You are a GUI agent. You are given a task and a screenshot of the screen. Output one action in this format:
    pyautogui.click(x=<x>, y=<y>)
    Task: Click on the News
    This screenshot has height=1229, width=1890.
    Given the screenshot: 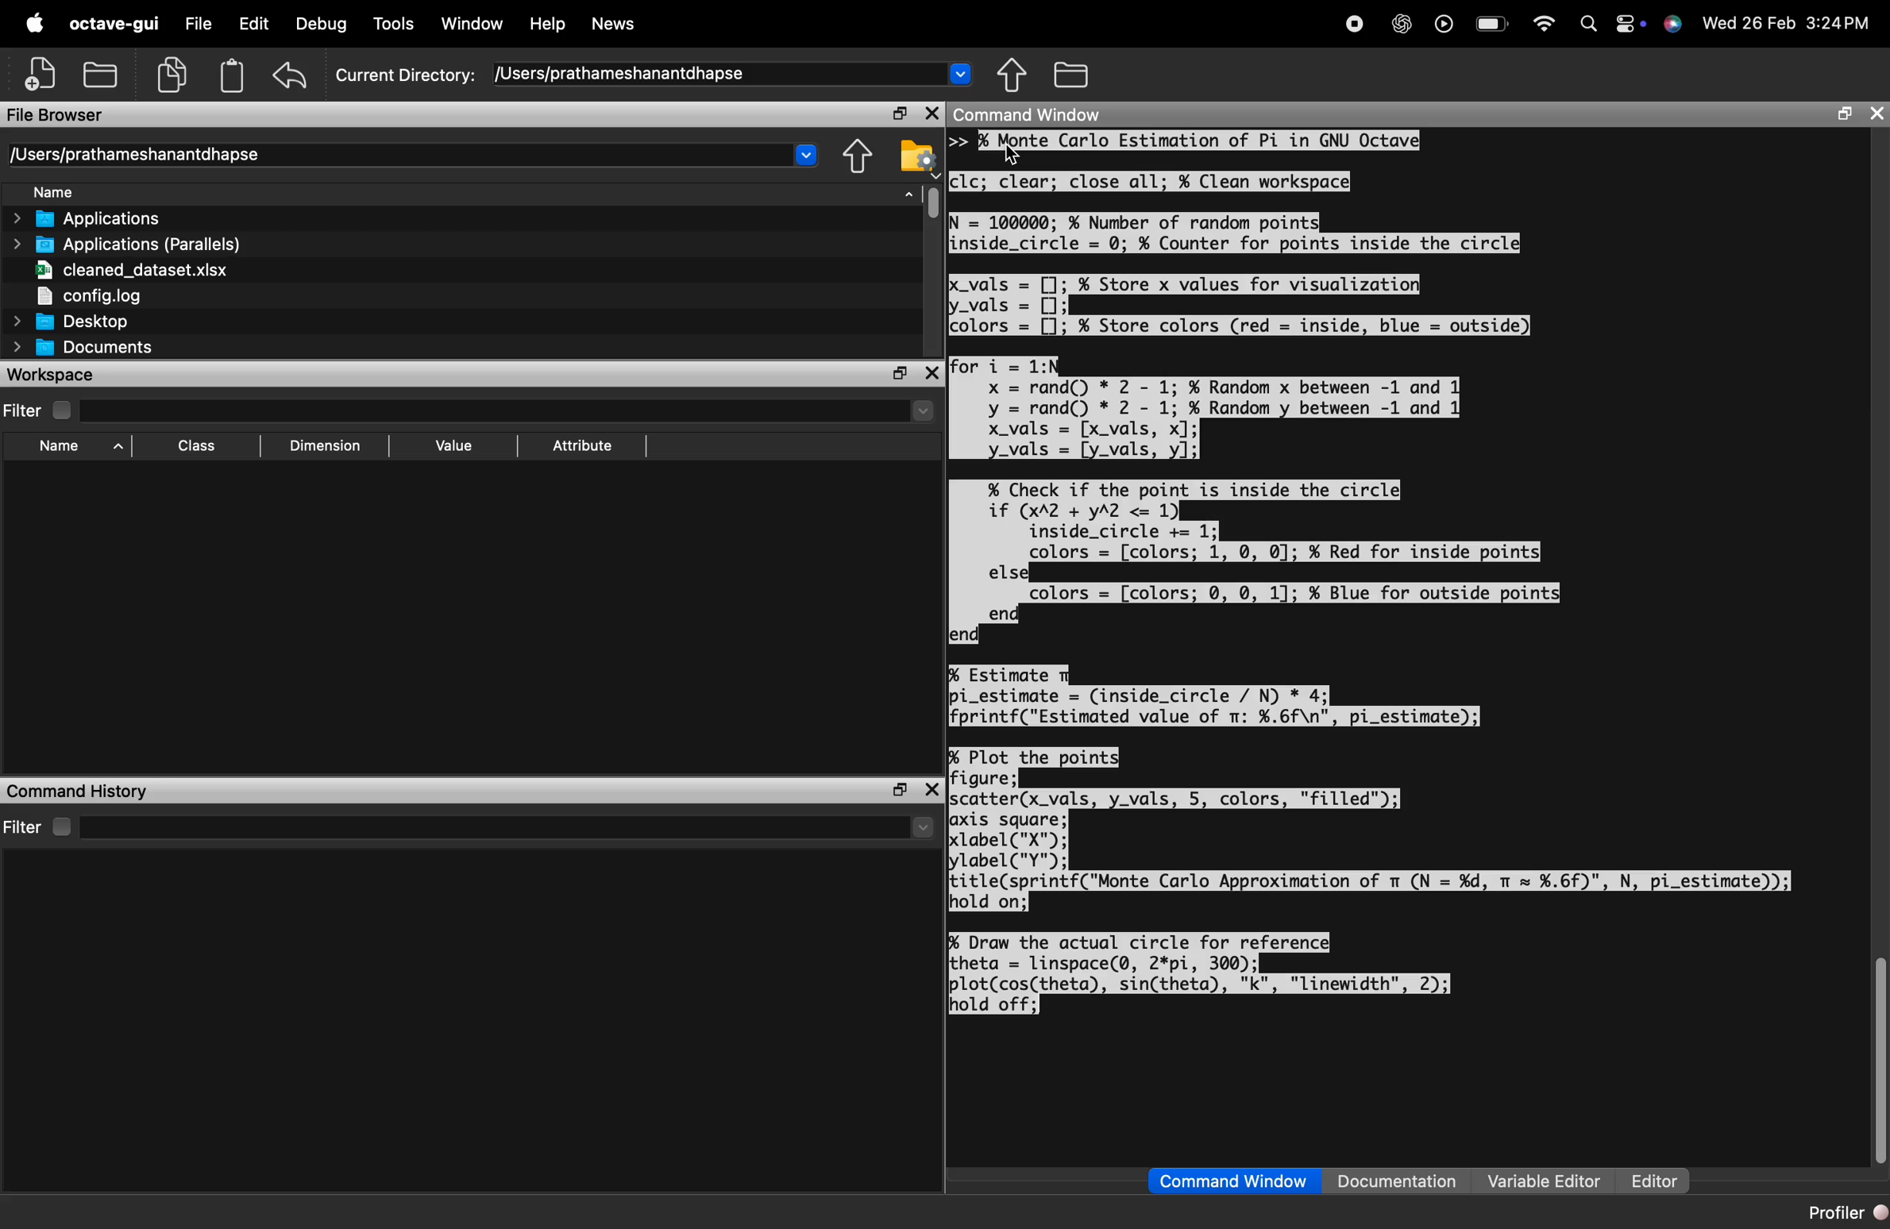 What is the action you would take?
    pyautogui.click(x=615, y=25)
    